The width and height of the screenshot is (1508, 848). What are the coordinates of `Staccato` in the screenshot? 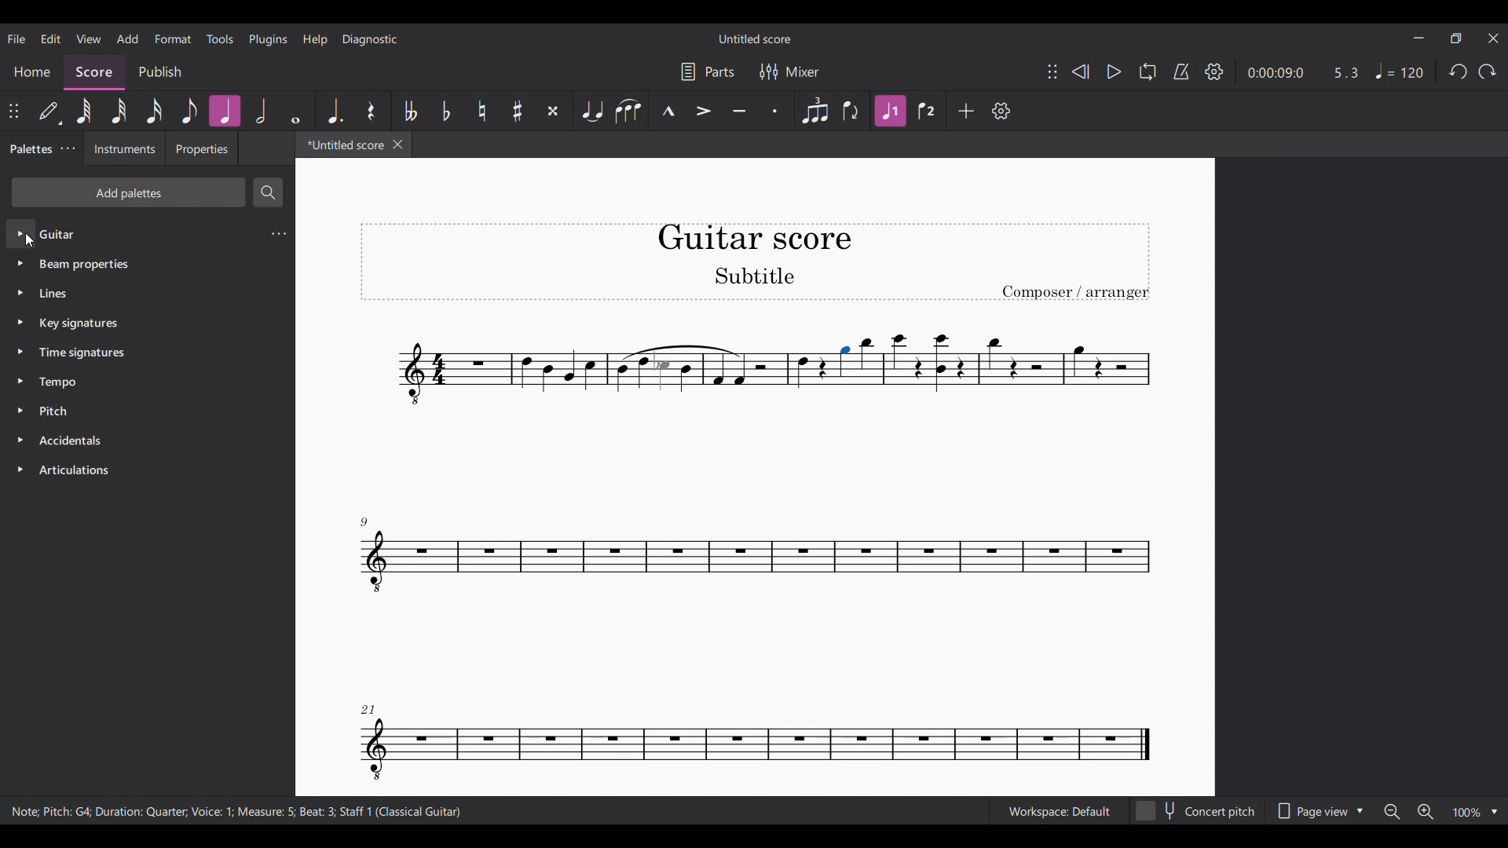 It's located at (775, 111).